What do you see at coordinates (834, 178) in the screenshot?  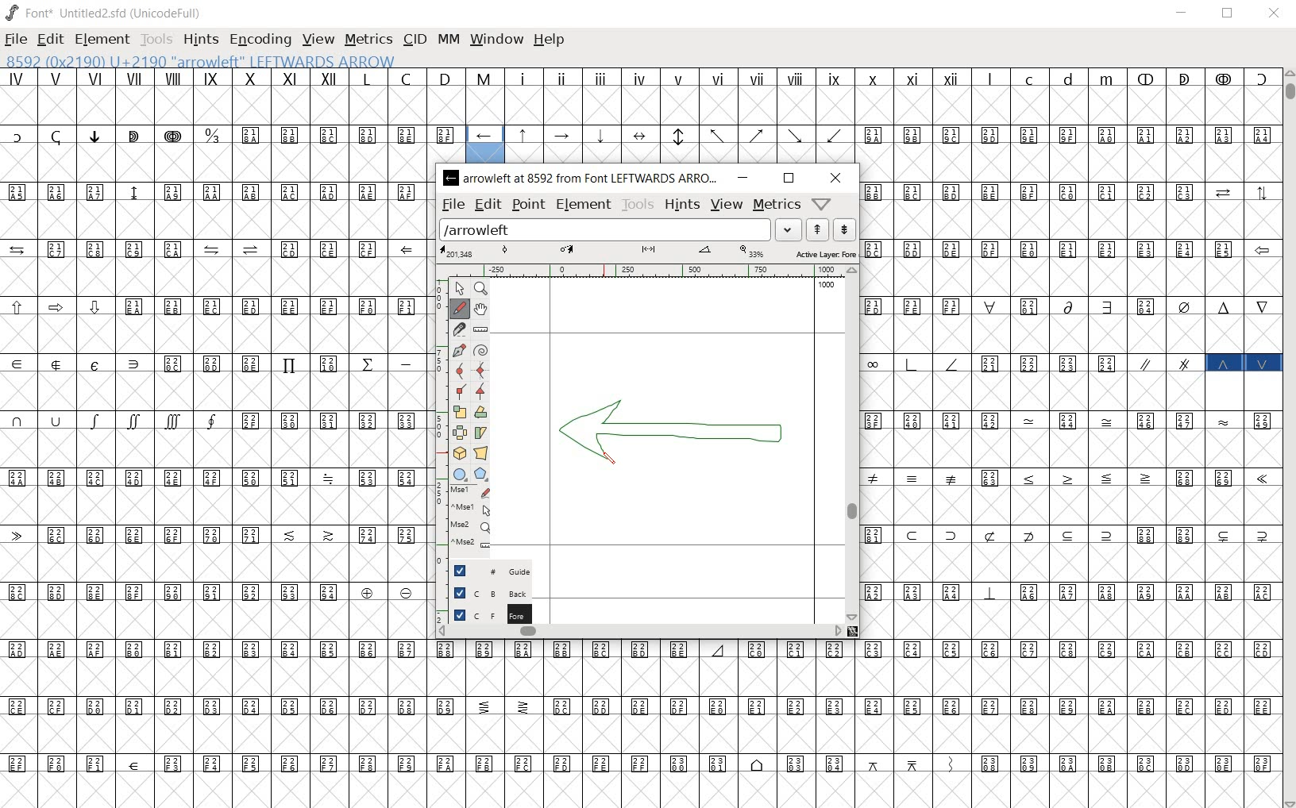 I see `close` at bounding box center [834, 178].